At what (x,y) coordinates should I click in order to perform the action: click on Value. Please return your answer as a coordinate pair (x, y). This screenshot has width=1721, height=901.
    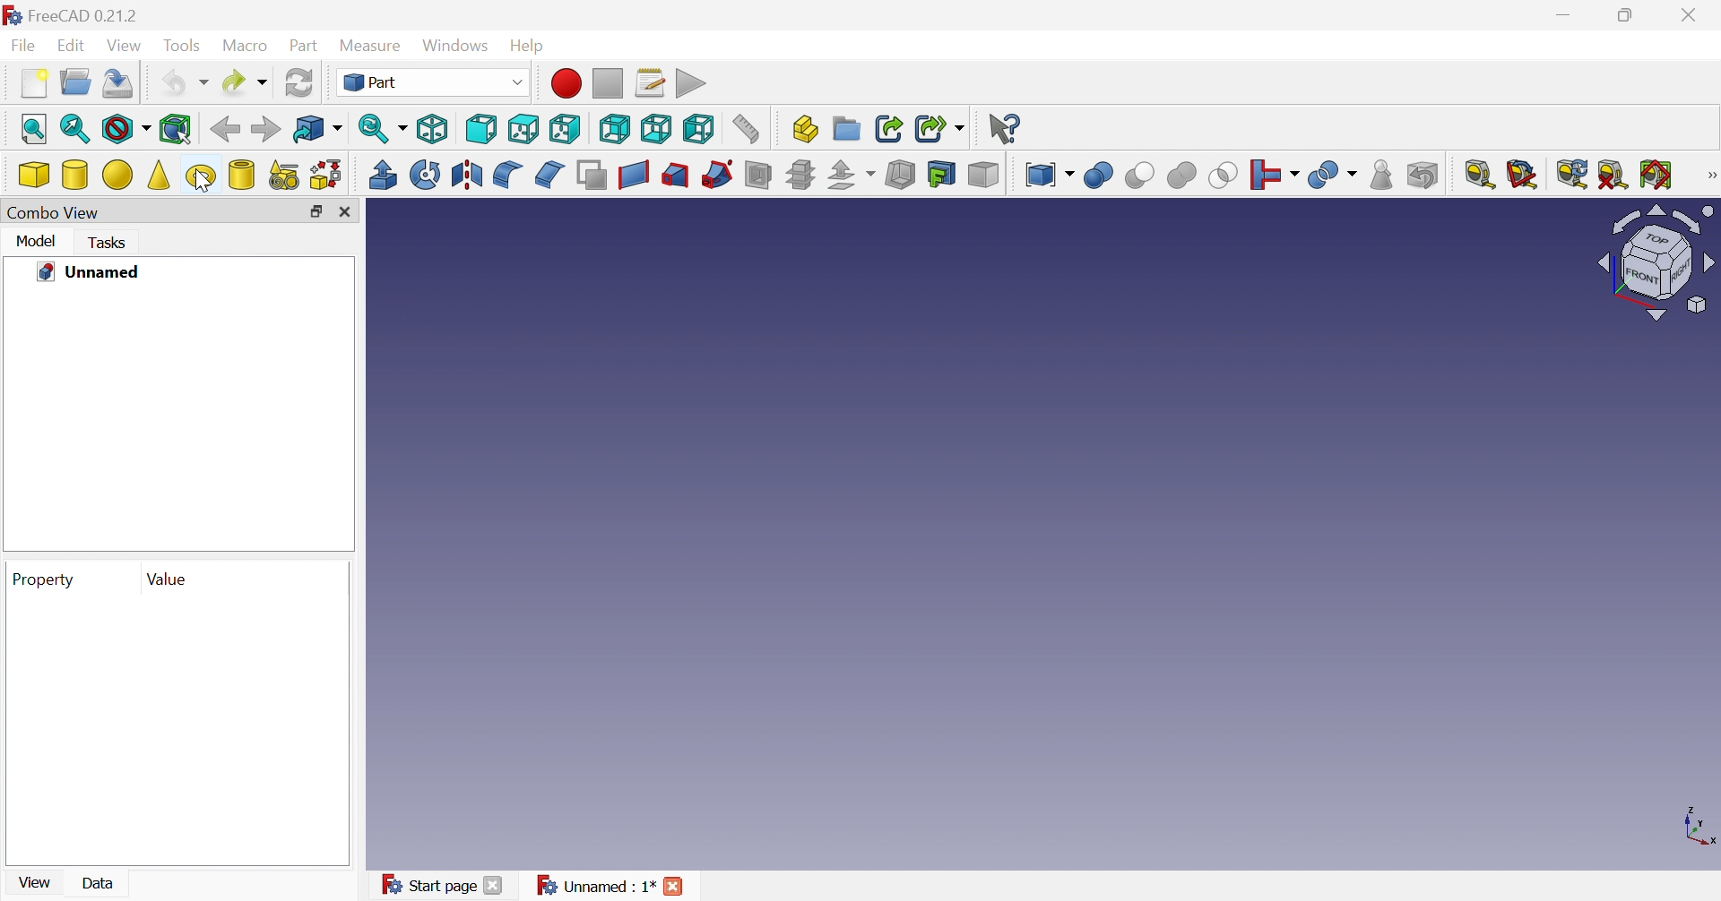
    Looking at the image, I should click on (169, 579).